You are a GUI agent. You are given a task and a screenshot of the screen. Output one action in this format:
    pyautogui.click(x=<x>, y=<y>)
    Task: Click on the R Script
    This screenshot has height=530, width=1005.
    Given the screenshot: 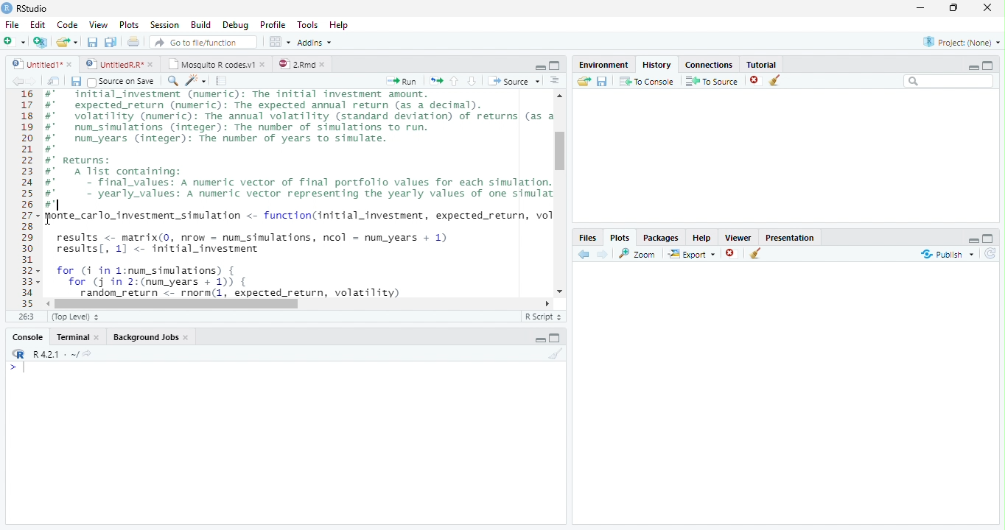 What is the action you would take?
    pyautogui.click(x=543, y=317)
    